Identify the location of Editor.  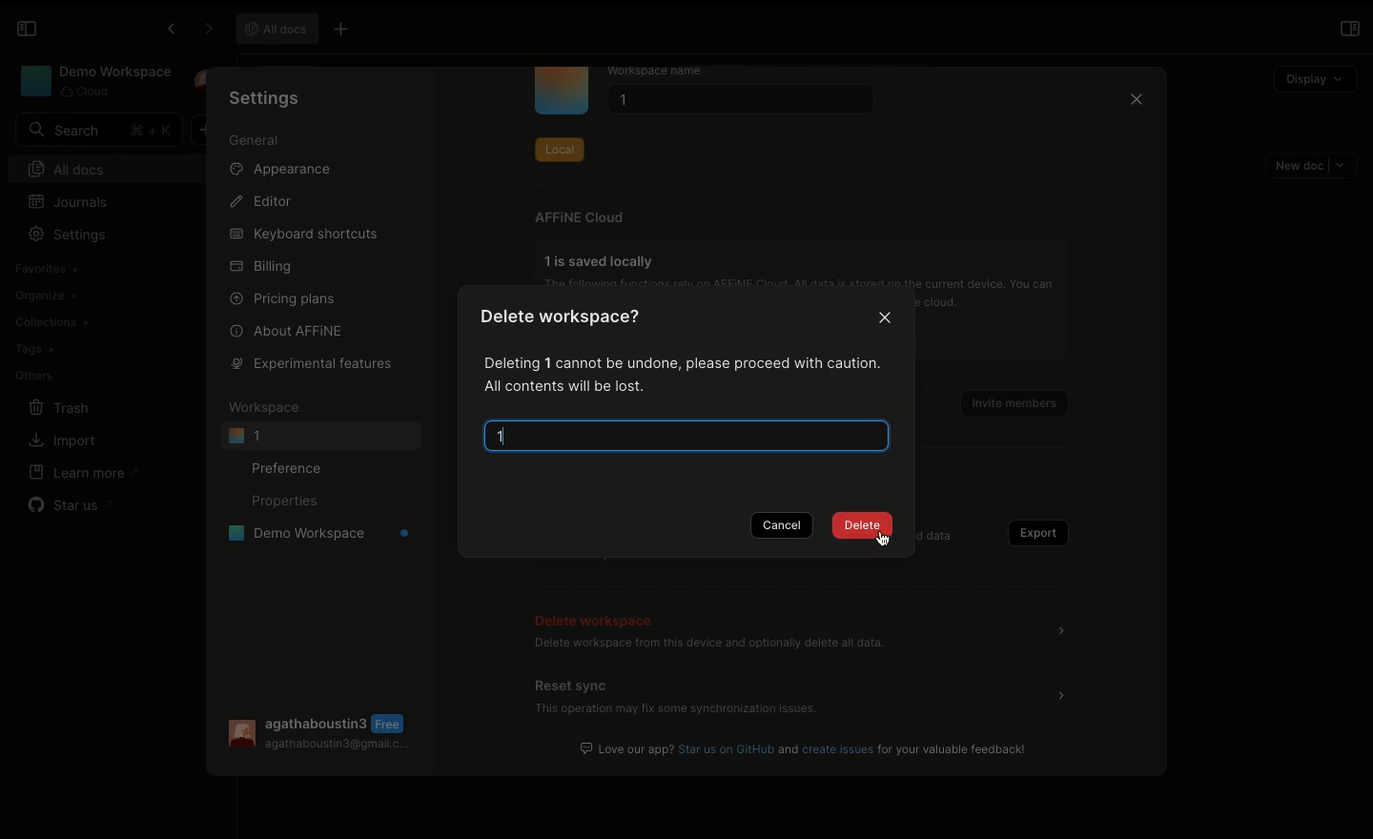
(263, 202).